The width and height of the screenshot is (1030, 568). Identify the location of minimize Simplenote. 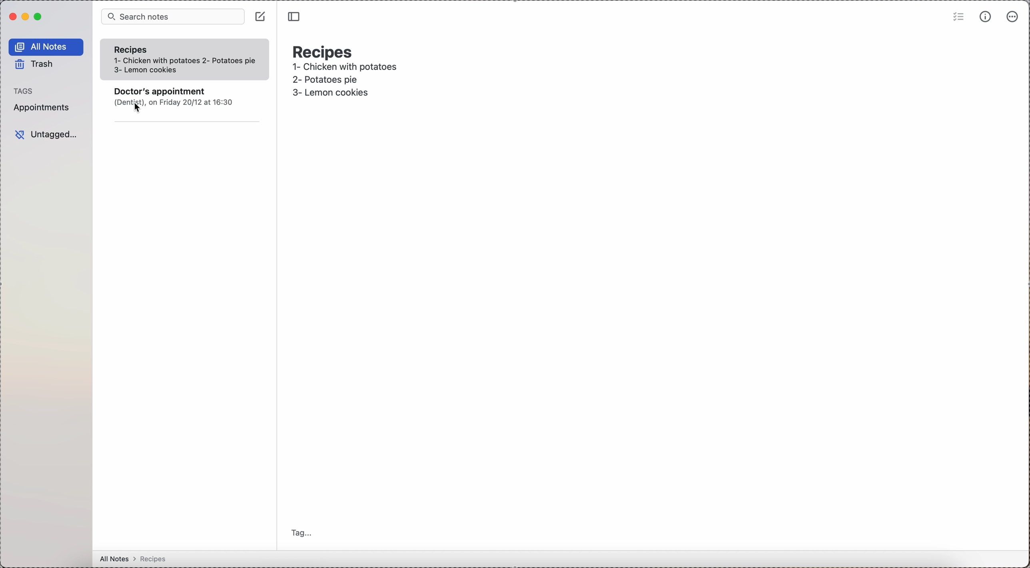
(25, 17).